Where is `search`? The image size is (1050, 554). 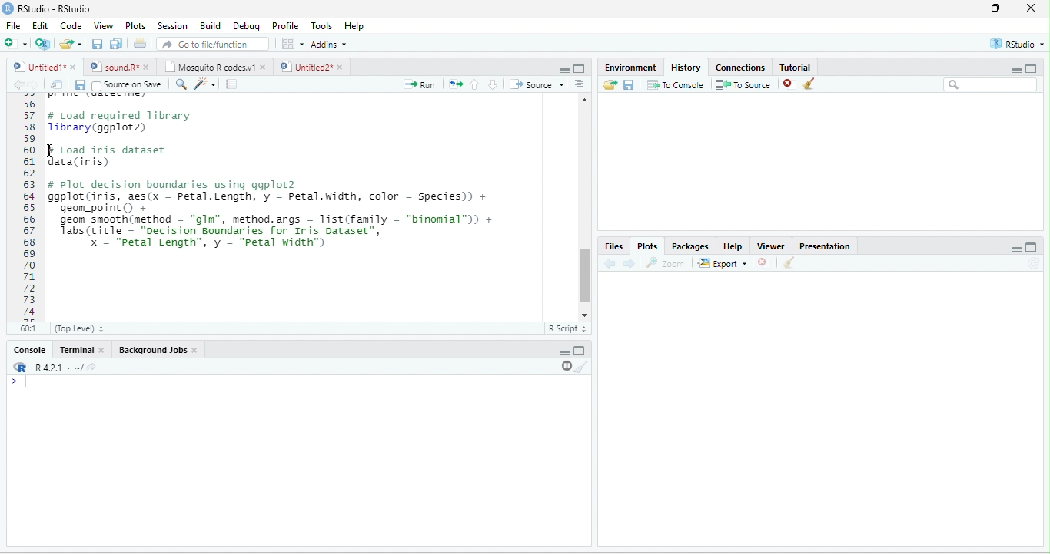 search is located at coordinates (180, 84).